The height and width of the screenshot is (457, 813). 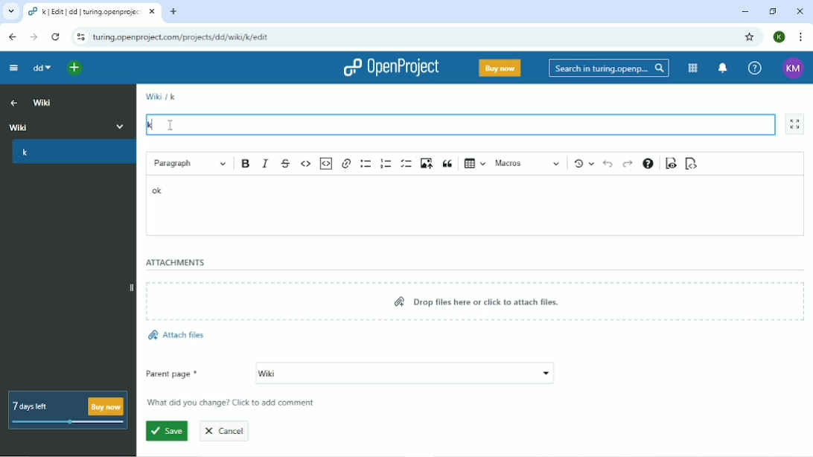 I want to click on Search, so click(x=608, y=68).